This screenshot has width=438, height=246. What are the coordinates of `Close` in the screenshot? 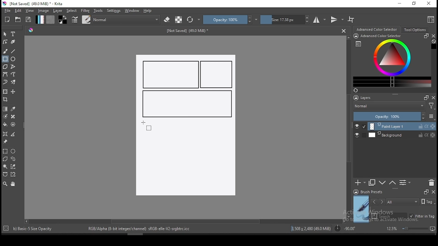 It's located at (344, 30).